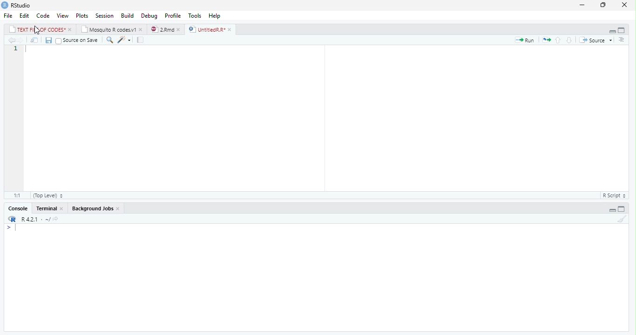 The width and height of the screenshot is (636, 335). What do you see at coordinates (78, 40) in the screenshot?
I see `Source on Save` at bounding box center [78, 40].